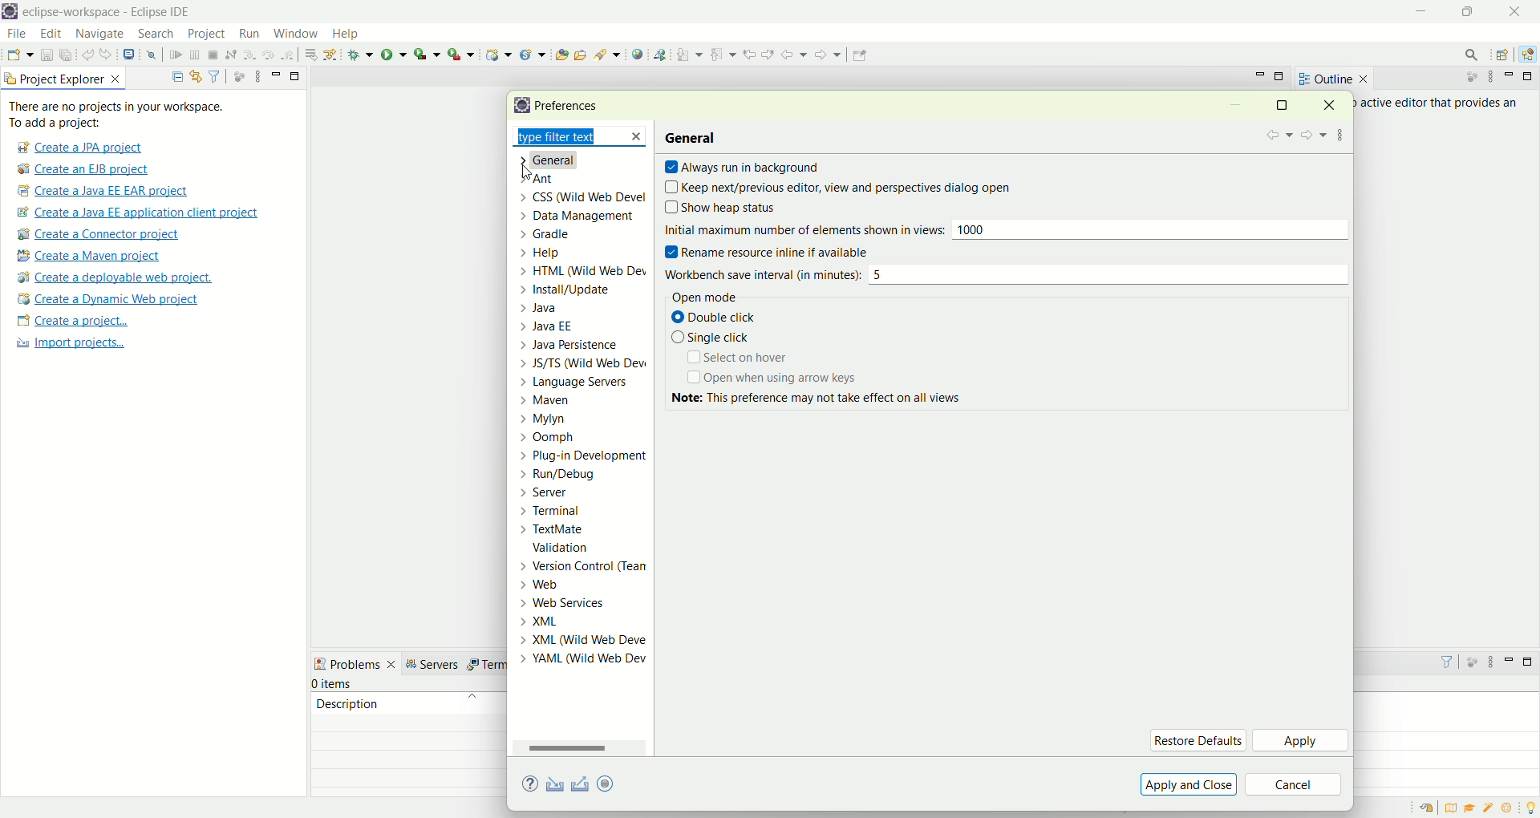 The image size is (1540, 818). What do you see at coordinates (608, 783) in the screenshot?
I see `oomph preference` at bounding box center [608, 783].